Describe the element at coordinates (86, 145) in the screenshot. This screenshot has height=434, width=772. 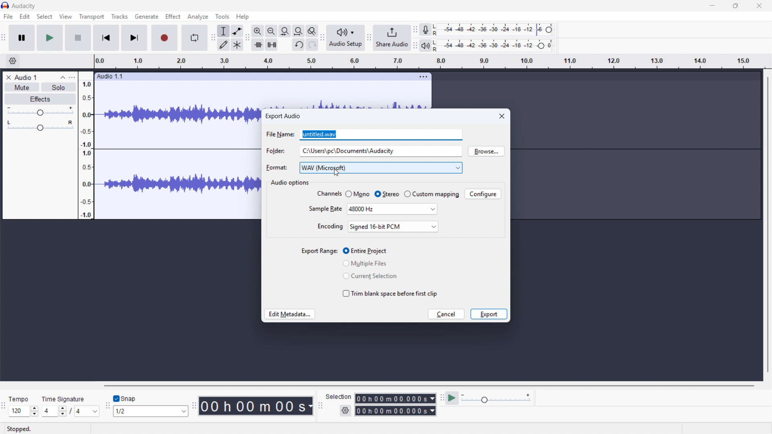
I see `Amplitude ` at that location.